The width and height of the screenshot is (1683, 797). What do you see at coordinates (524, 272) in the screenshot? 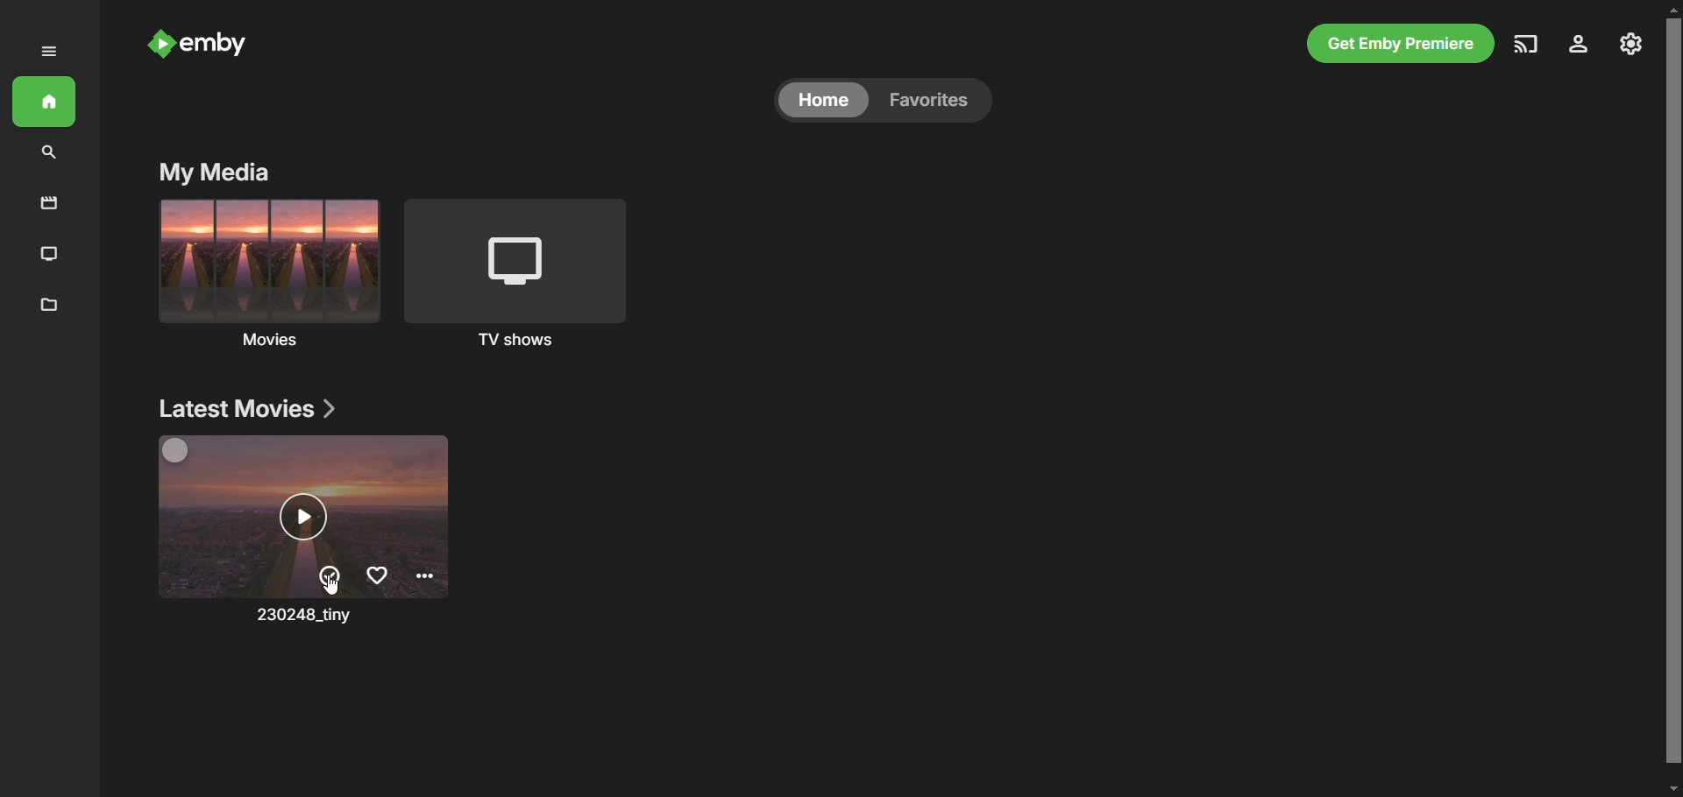
I see `TV shows` at bounding box center [524, 272].